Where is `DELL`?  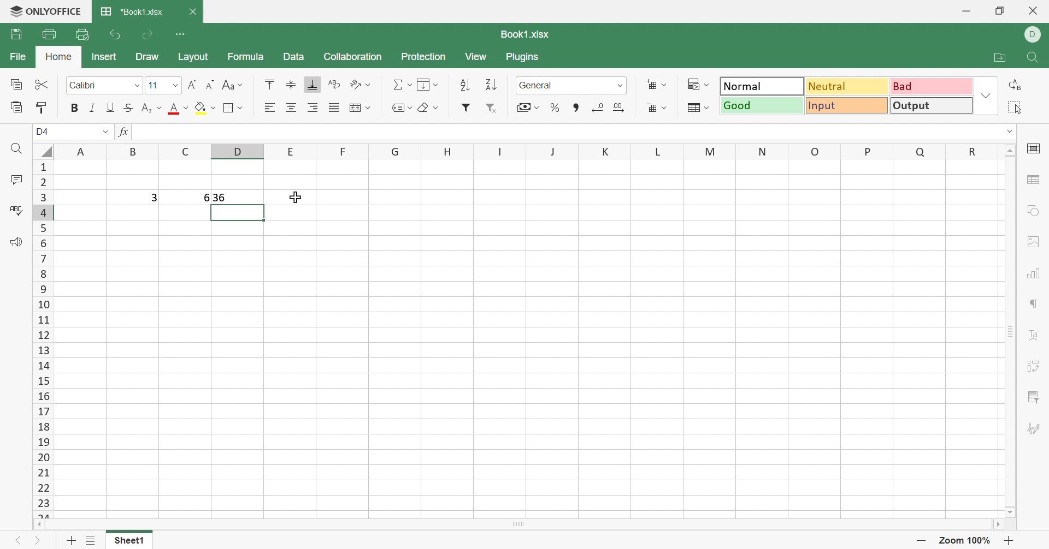
DELL is located at coordinates (1034, 33).